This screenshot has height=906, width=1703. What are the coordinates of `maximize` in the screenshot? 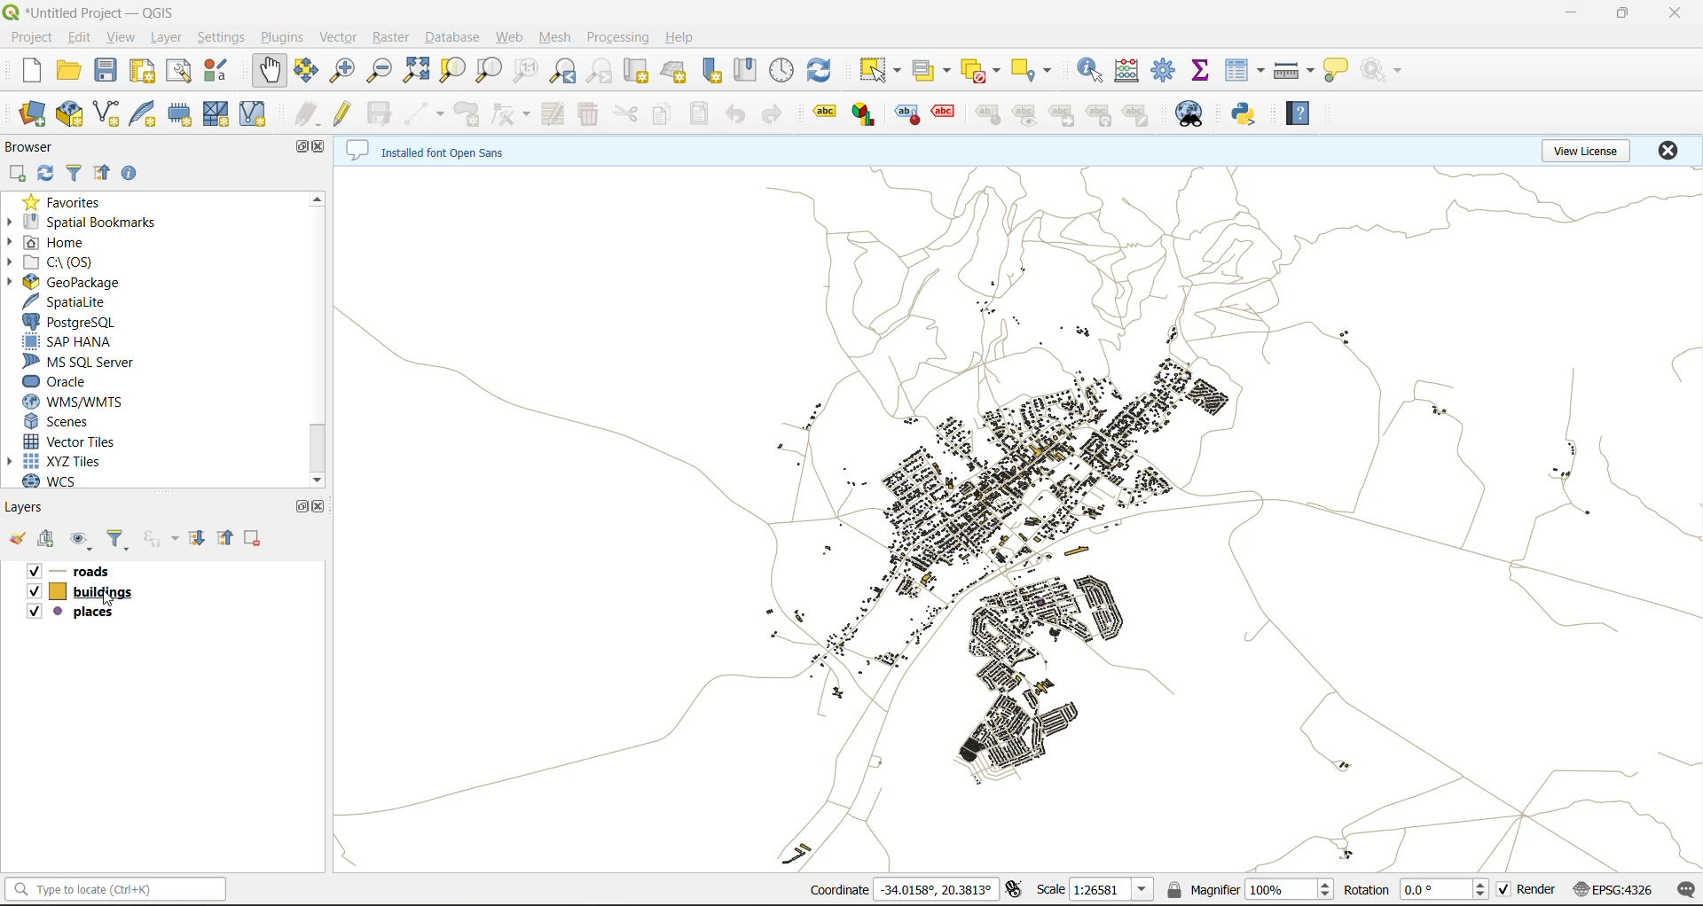 It's located at (309, 148).